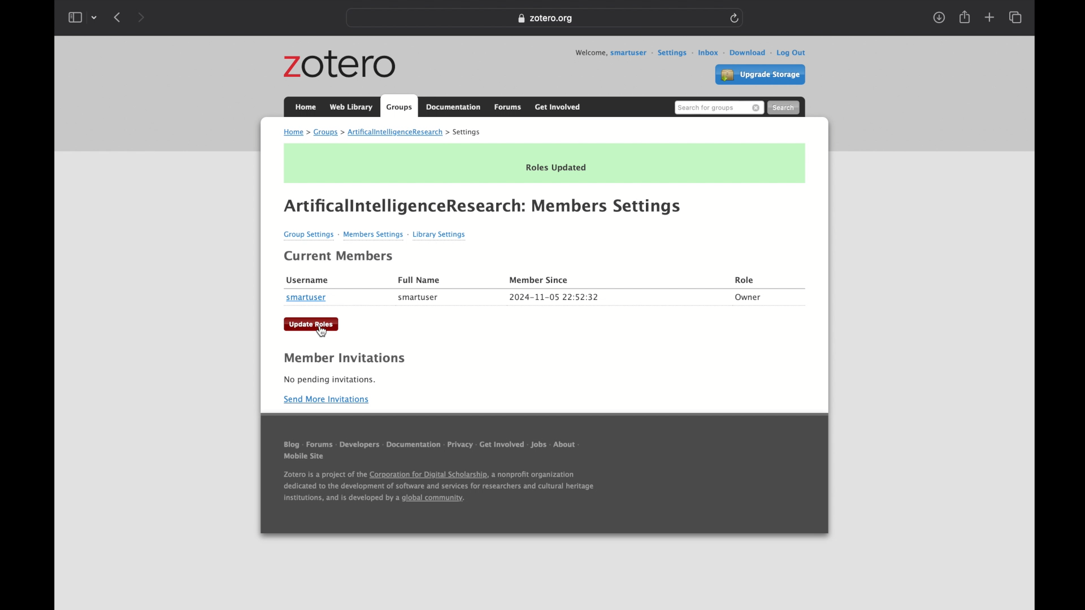  Describe the element at coordinates (391, 133) in the screenshot. I see `artificialintelligenceresearch` at that location.